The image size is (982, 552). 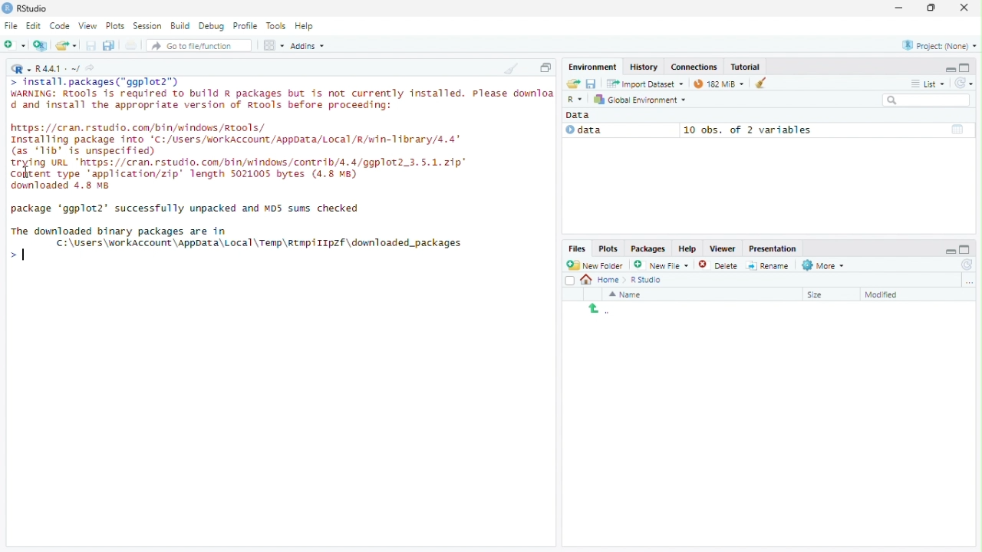 I want to click on workspace panes, so click(x=274, y=45).